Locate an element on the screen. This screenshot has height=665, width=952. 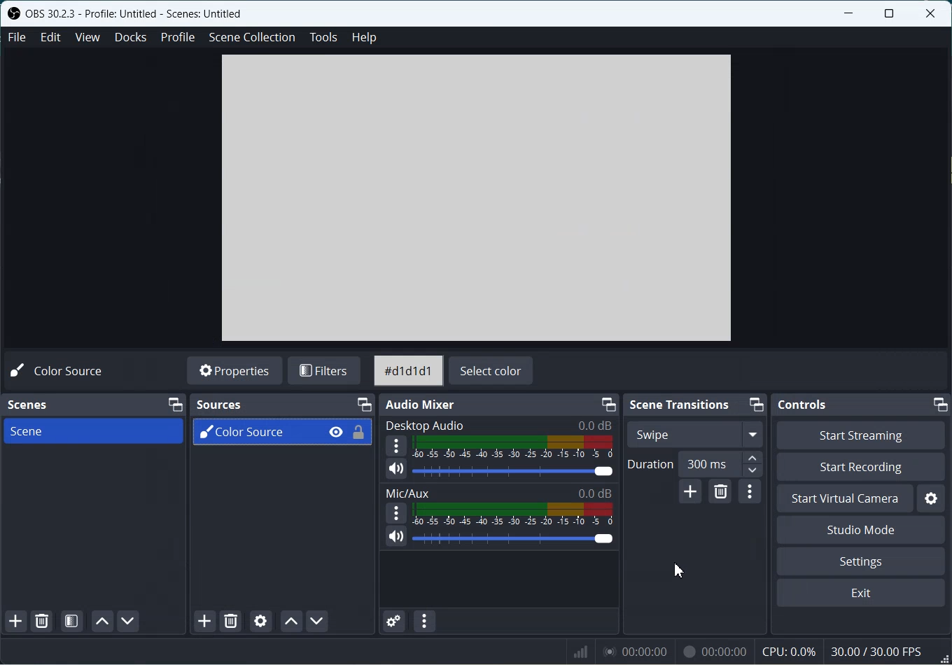
30.00 / 30.00 FPS is located at coordinates (878, 651).